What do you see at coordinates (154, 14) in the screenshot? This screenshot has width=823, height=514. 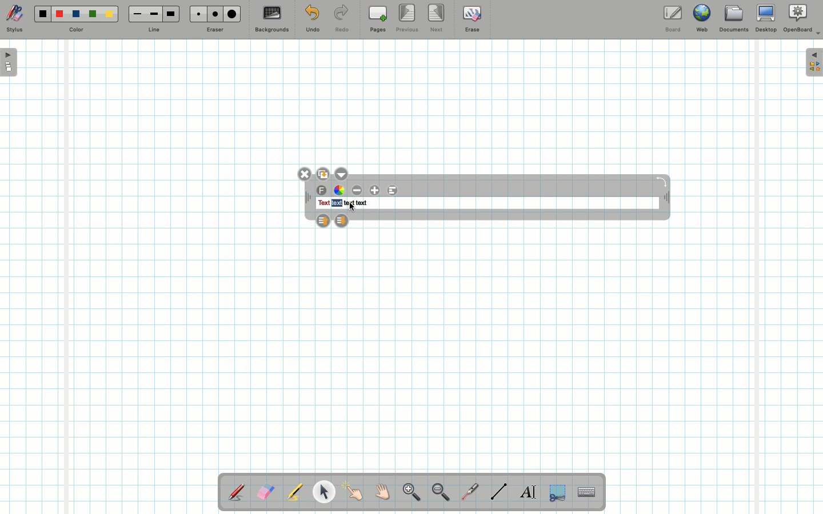 I see `Medium line` at bounding box center [154, 14].